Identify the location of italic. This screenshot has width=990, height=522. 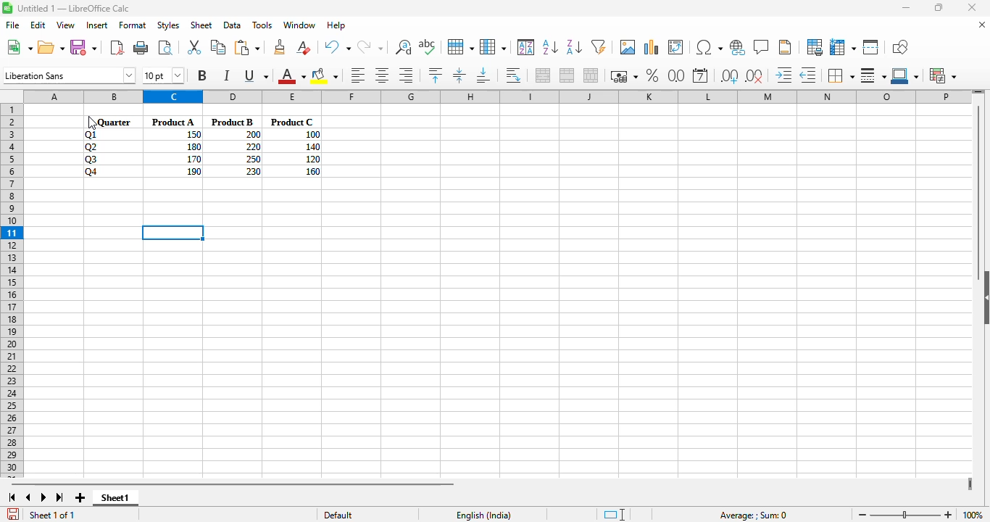
(226, 75).